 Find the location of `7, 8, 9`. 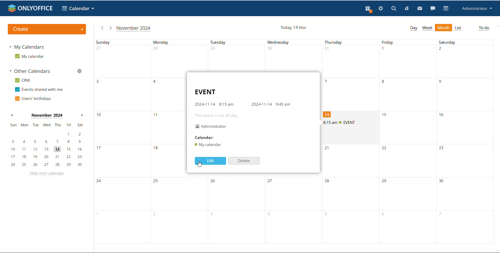

7, 8, 9 is located at coordinates (410, 94).